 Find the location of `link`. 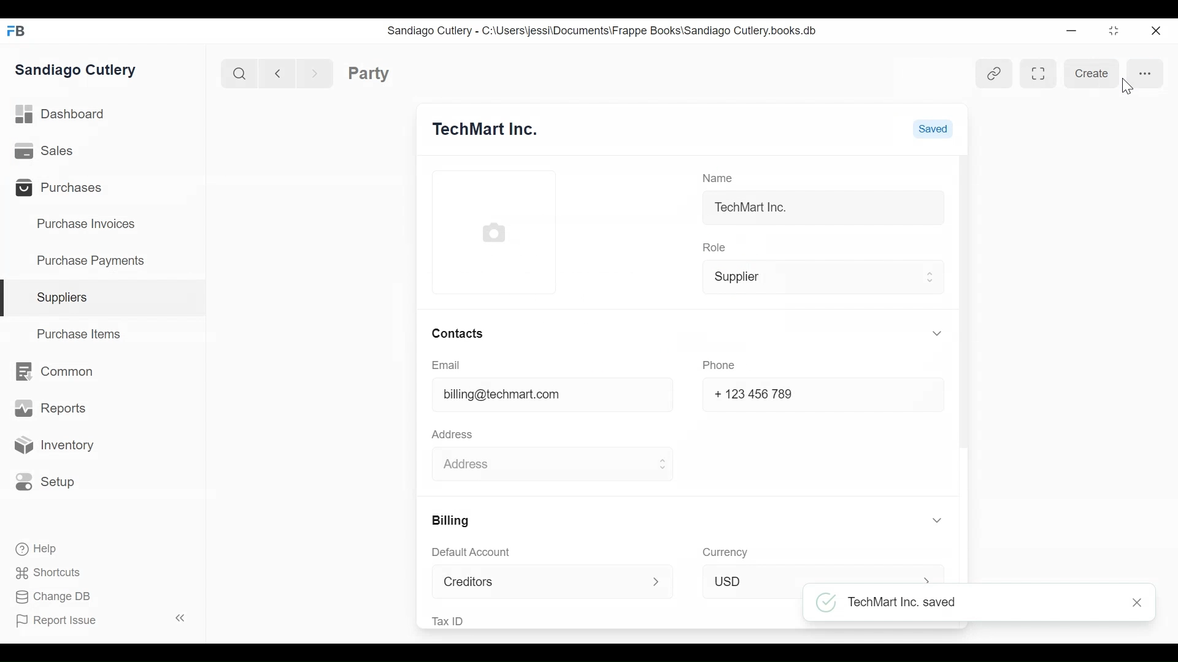

link is located at coordinates (991, 74).